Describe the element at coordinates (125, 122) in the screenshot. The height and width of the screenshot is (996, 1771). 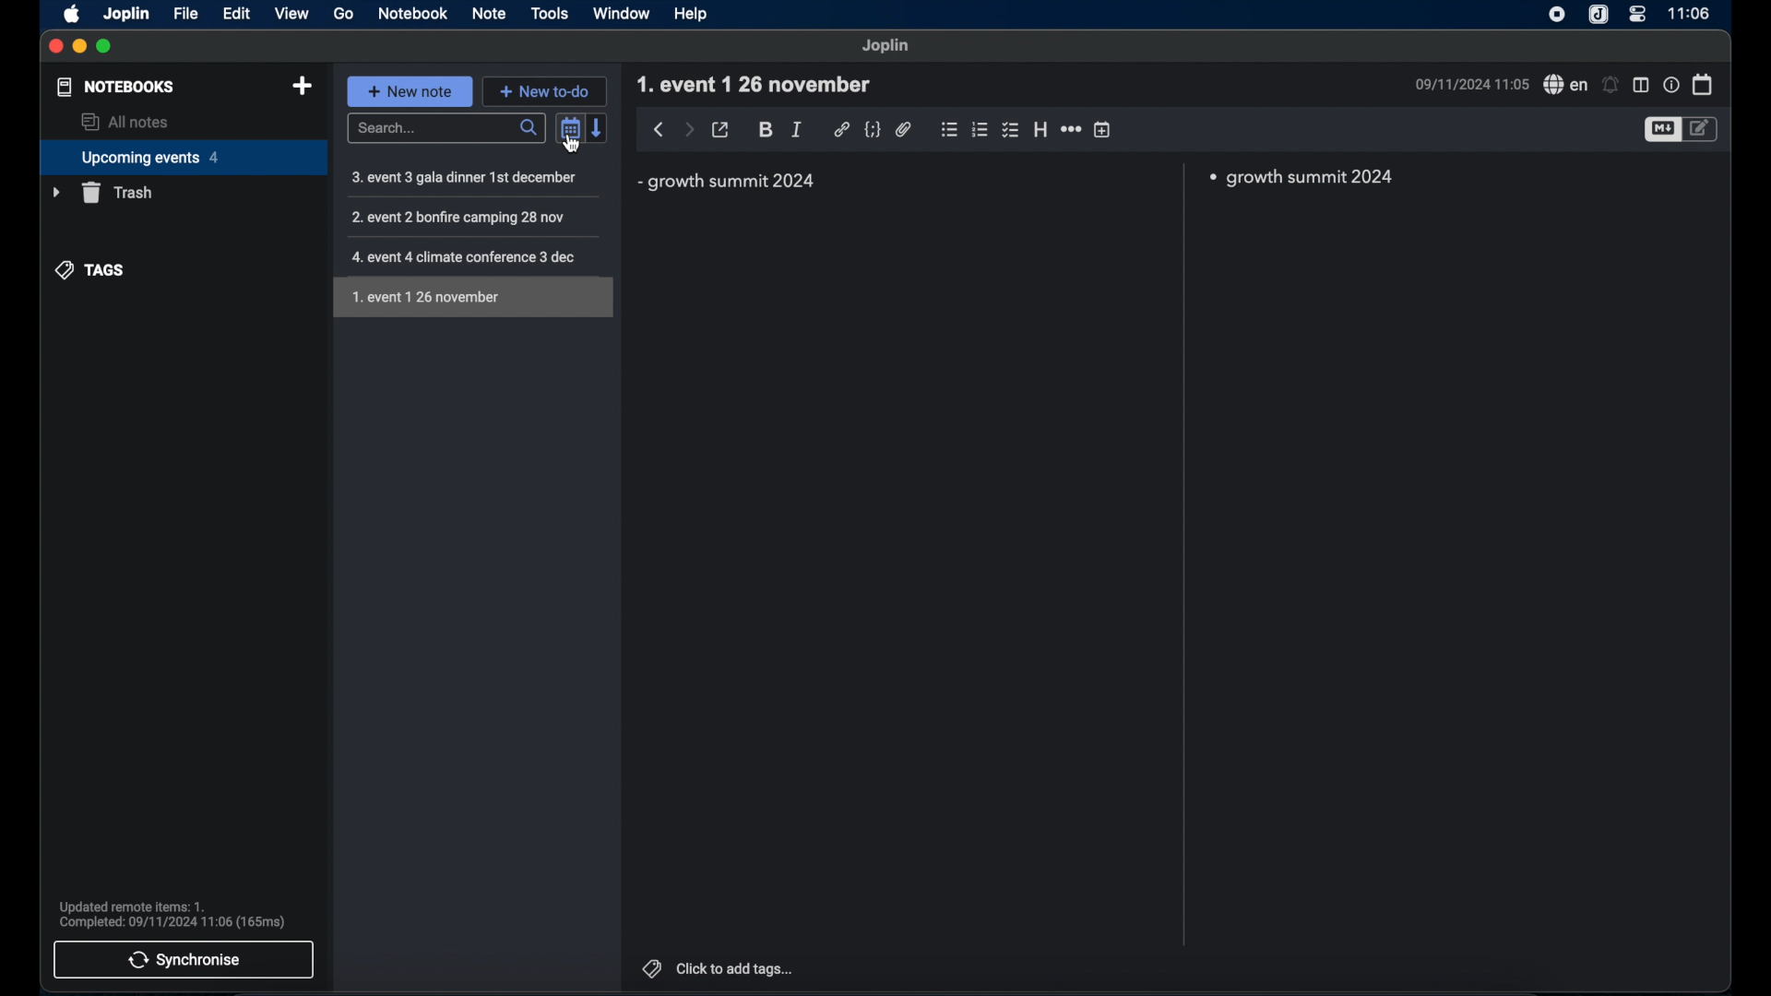
I see `all notes` at that location.